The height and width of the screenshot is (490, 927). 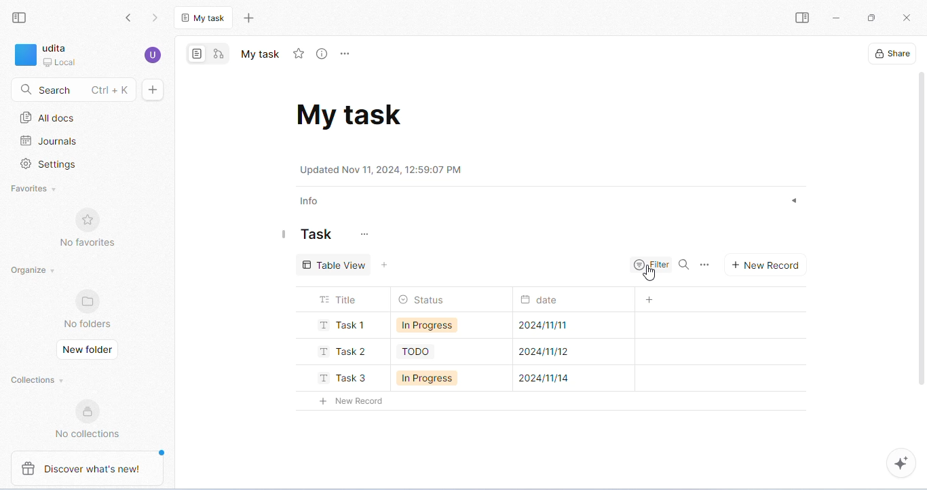 I want to click on info, so click(x=310, y=202).